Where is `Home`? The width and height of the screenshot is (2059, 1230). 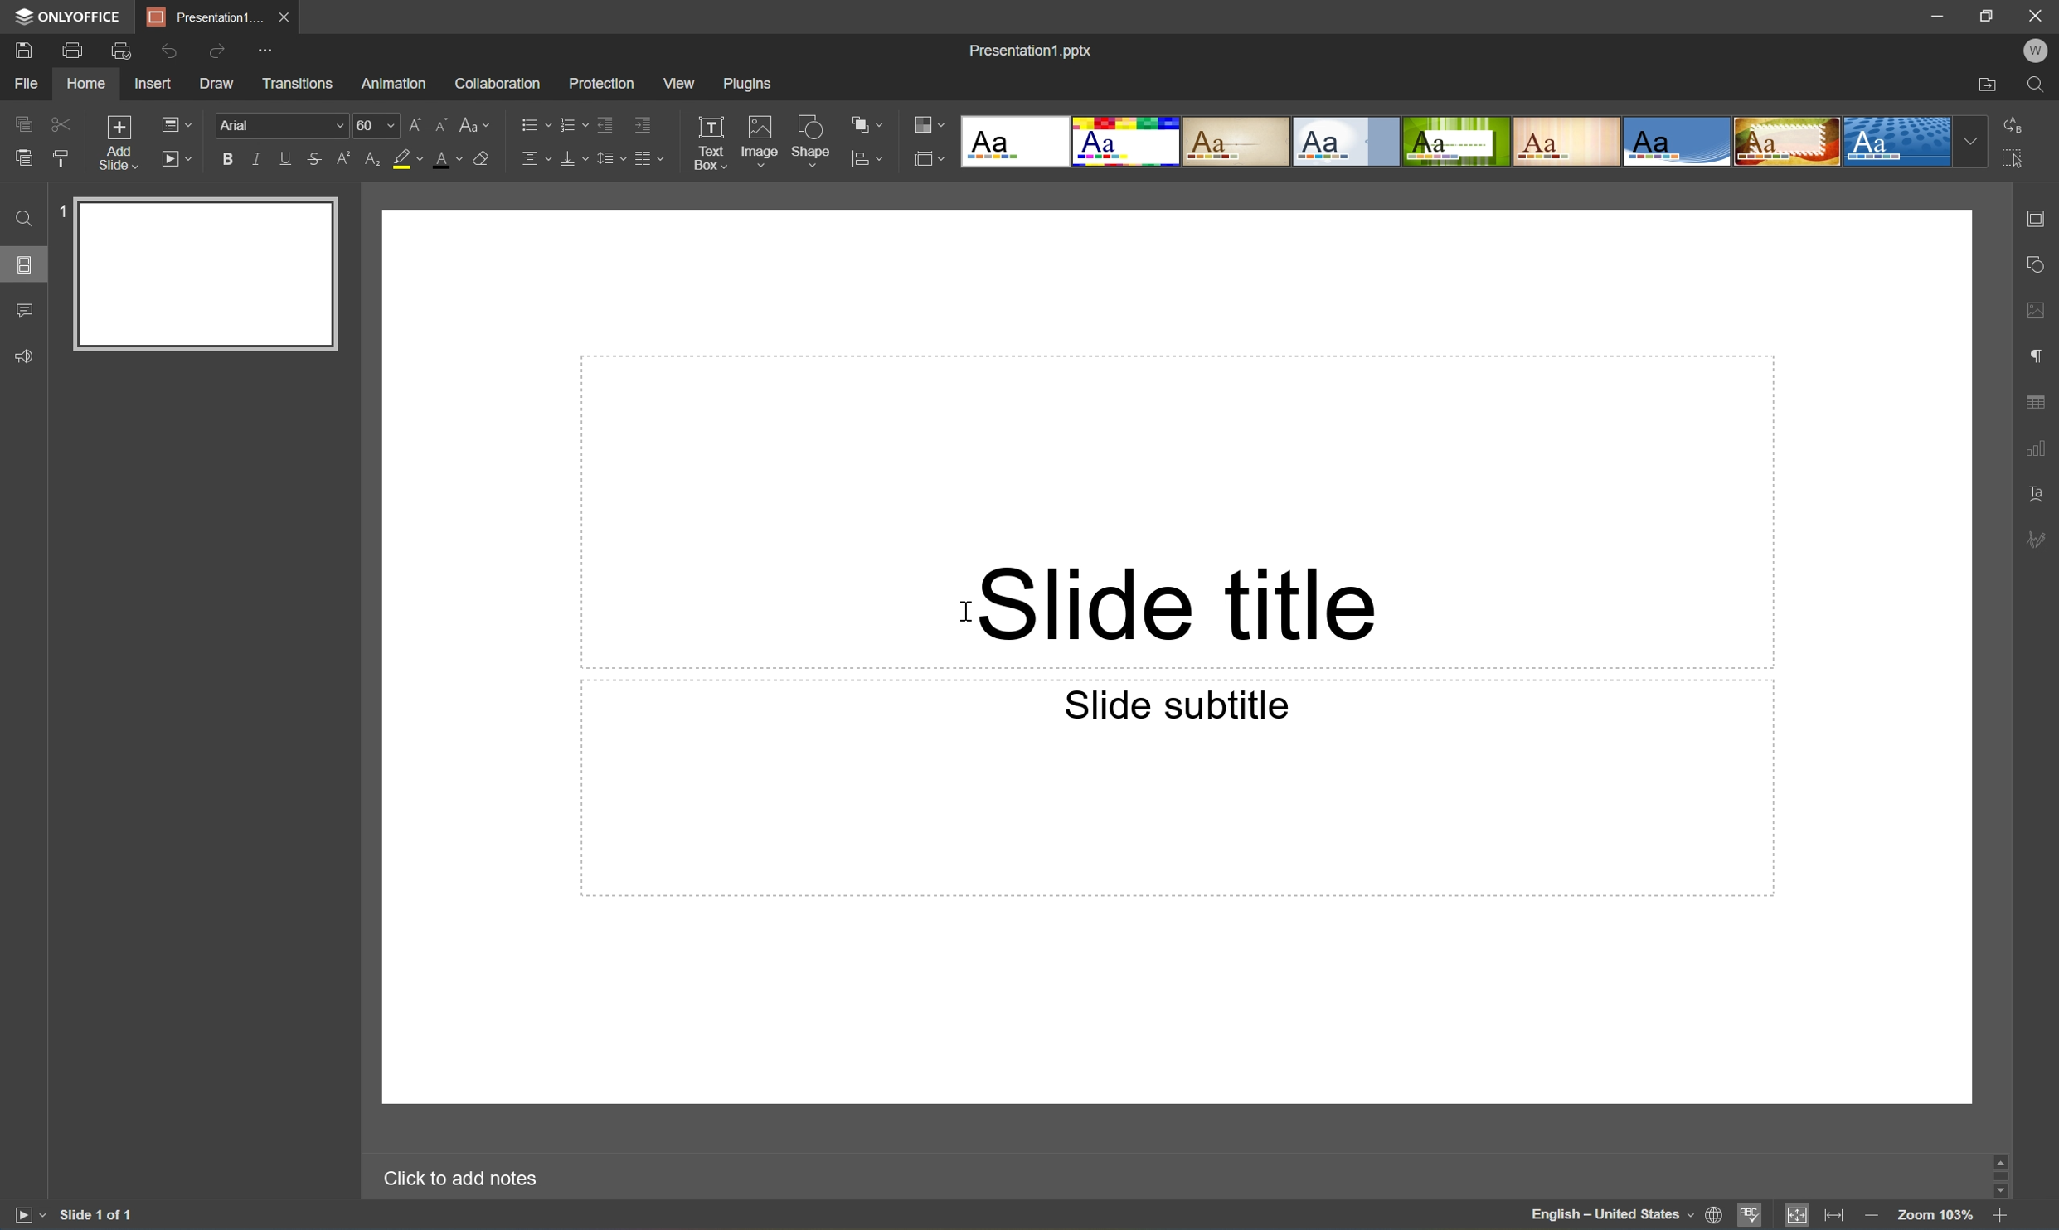 Home is located at coordinates (86, 82).